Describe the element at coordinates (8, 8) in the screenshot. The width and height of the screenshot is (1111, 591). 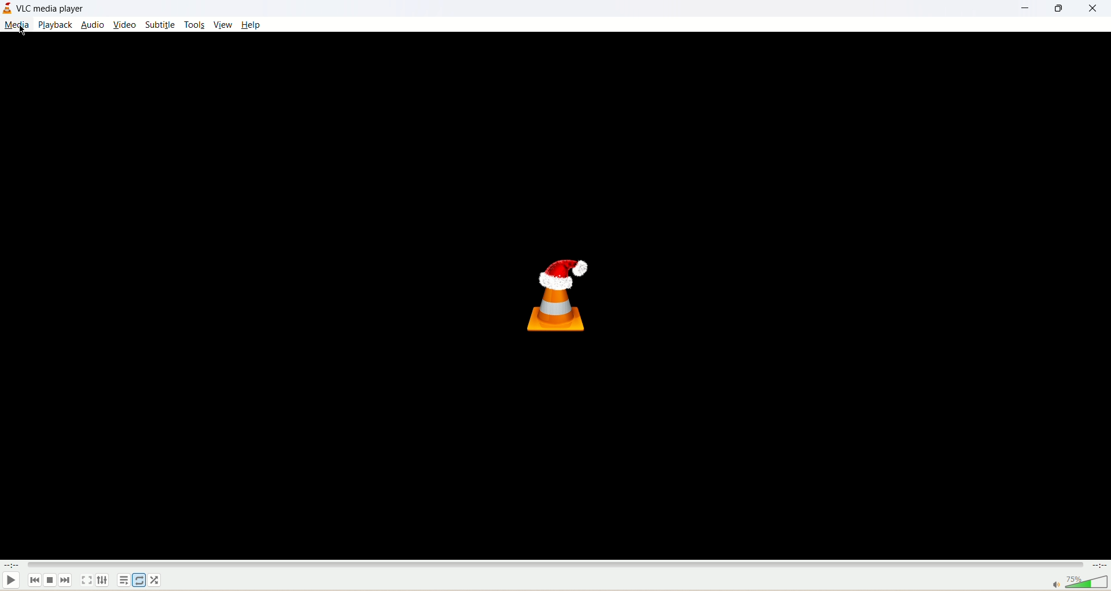
I see `logo` at that location.